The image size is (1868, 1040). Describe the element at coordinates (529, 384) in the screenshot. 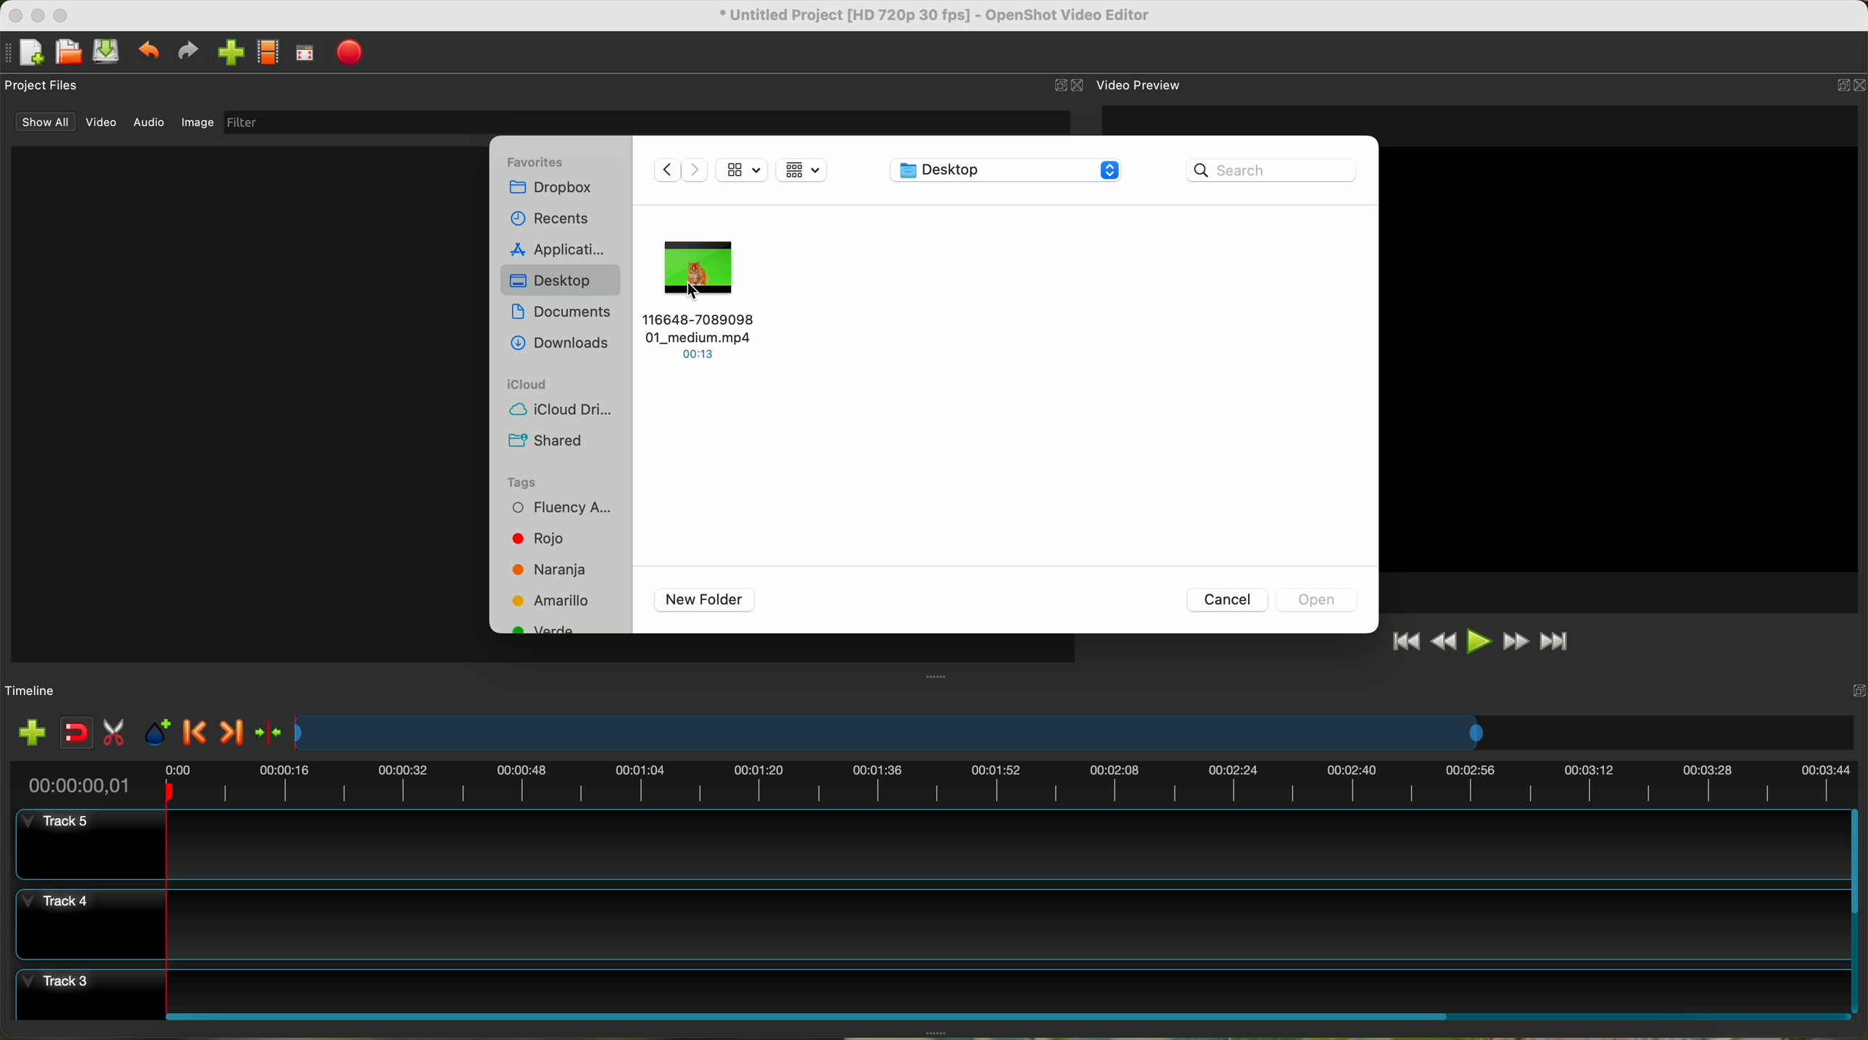

I see `icloud` at that location.